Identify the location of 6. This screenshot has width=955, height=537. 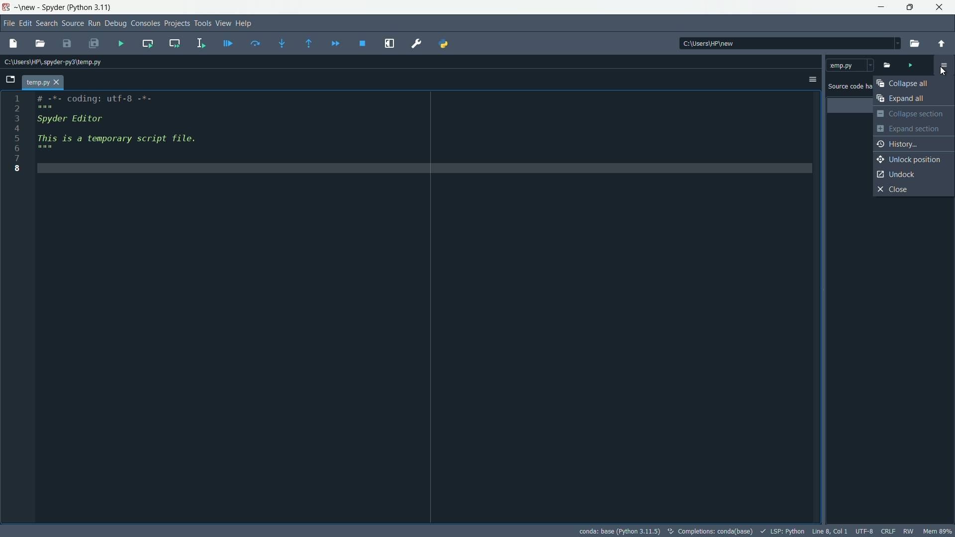
(16, 147).